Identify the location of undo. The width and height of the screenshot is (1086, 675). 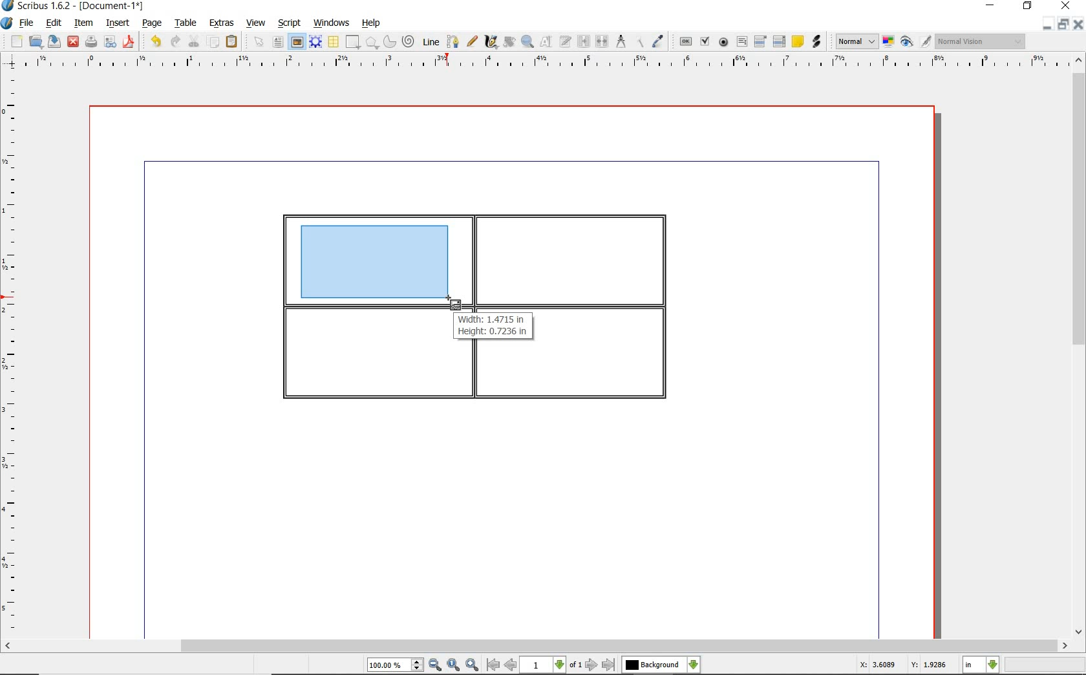
(155, 41).